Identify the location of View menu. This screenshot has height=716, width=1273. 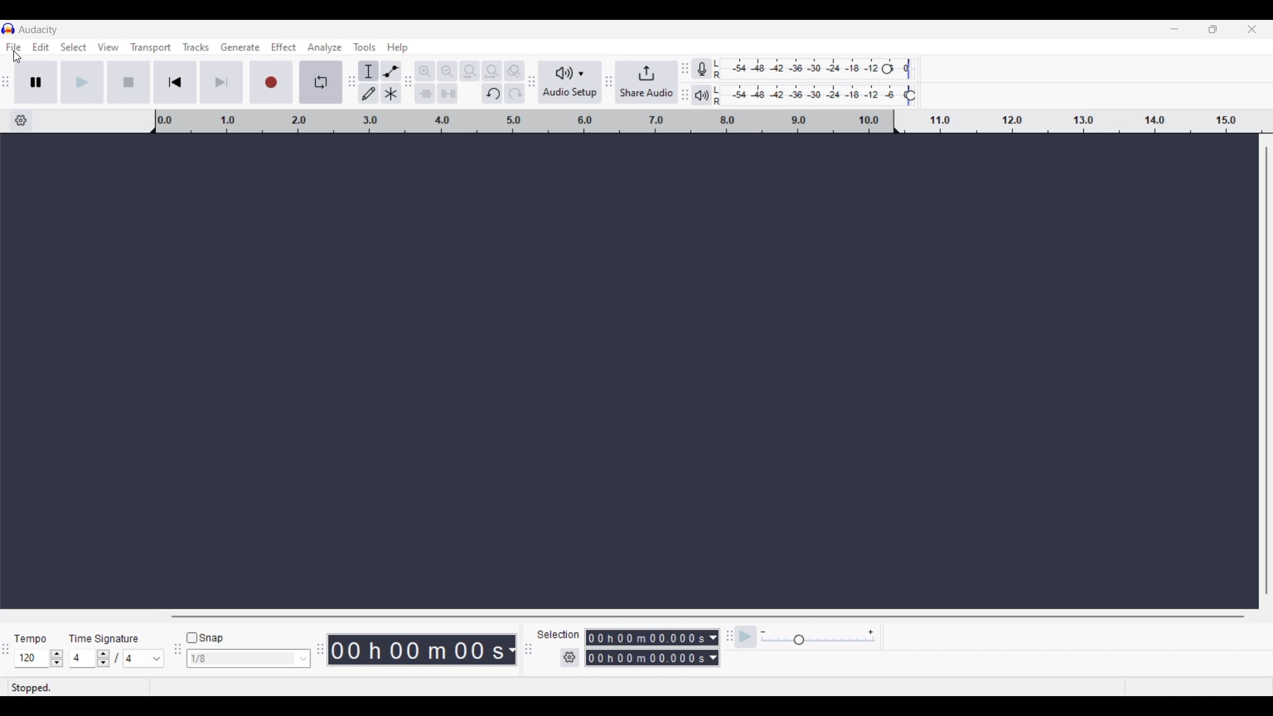
(109, 46).